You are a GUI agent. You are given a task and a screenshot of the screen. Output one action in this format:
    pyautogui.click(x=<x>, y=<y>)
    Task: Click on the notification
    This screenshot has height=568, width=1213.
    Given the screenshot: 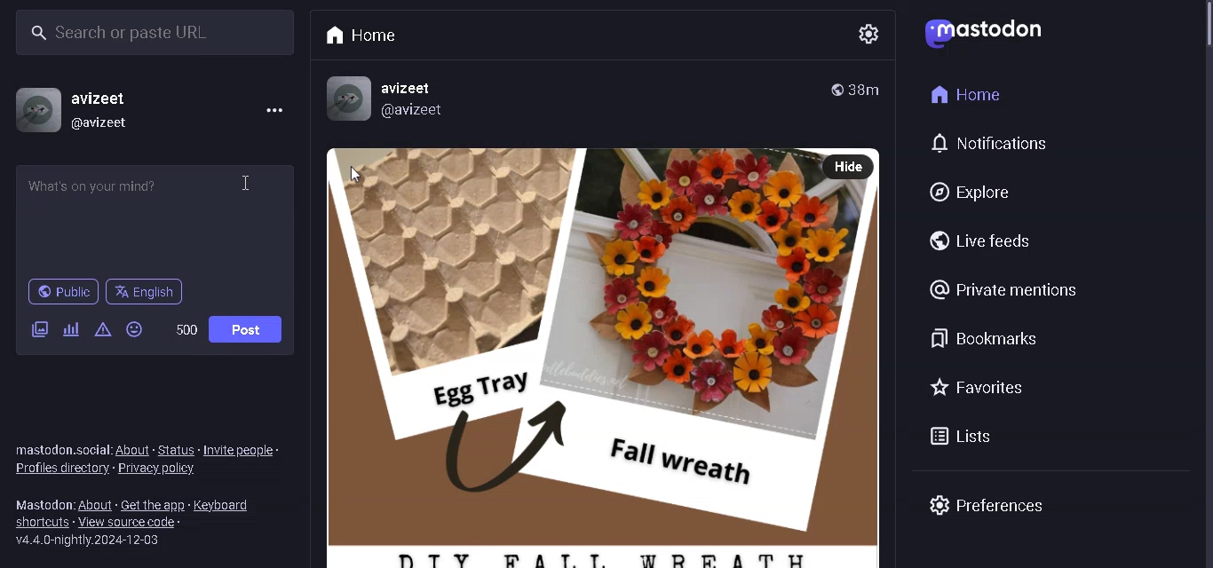 What is the action you would take?
    pyautogui.click(x=994, y=145)
    